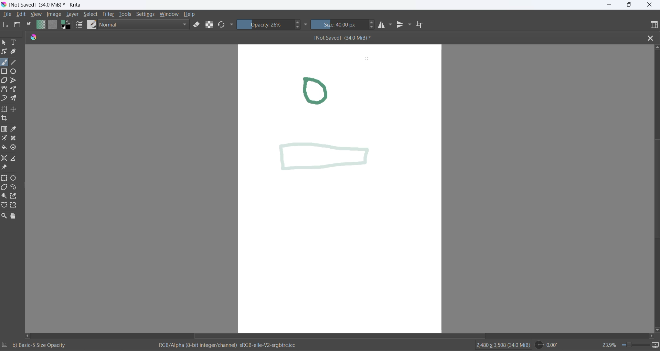 Image resolution: width=660 pixels, height=351 pixels. I want to click on horizontal mirror tool, so click(382, 25).